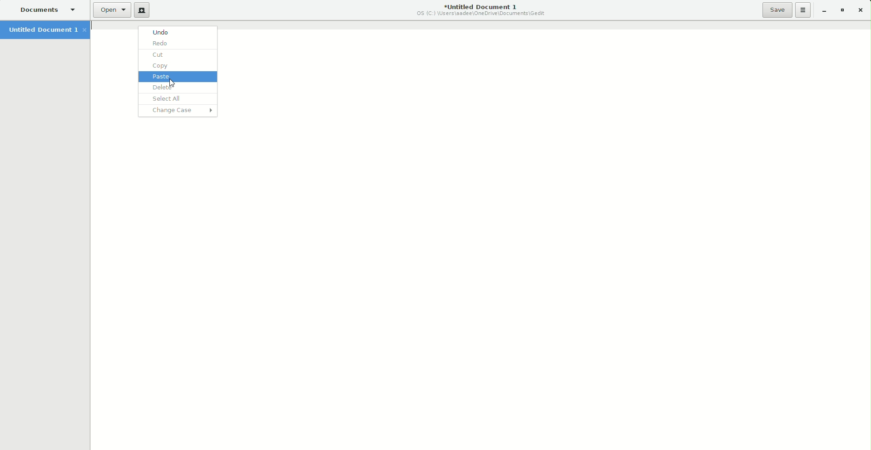 The image size is (871, 450). Describe the element at coordinates (176, 32) in the screenshot. I see `Undo` at that location.